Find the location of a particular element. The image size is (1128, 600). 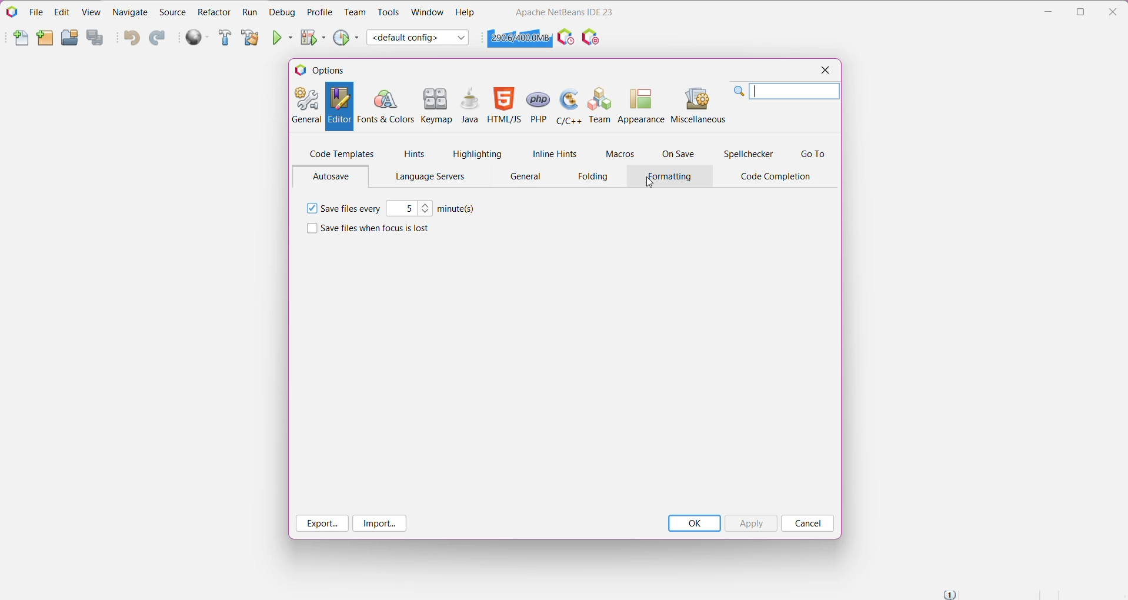

Team is located at coordinates (598, 105).